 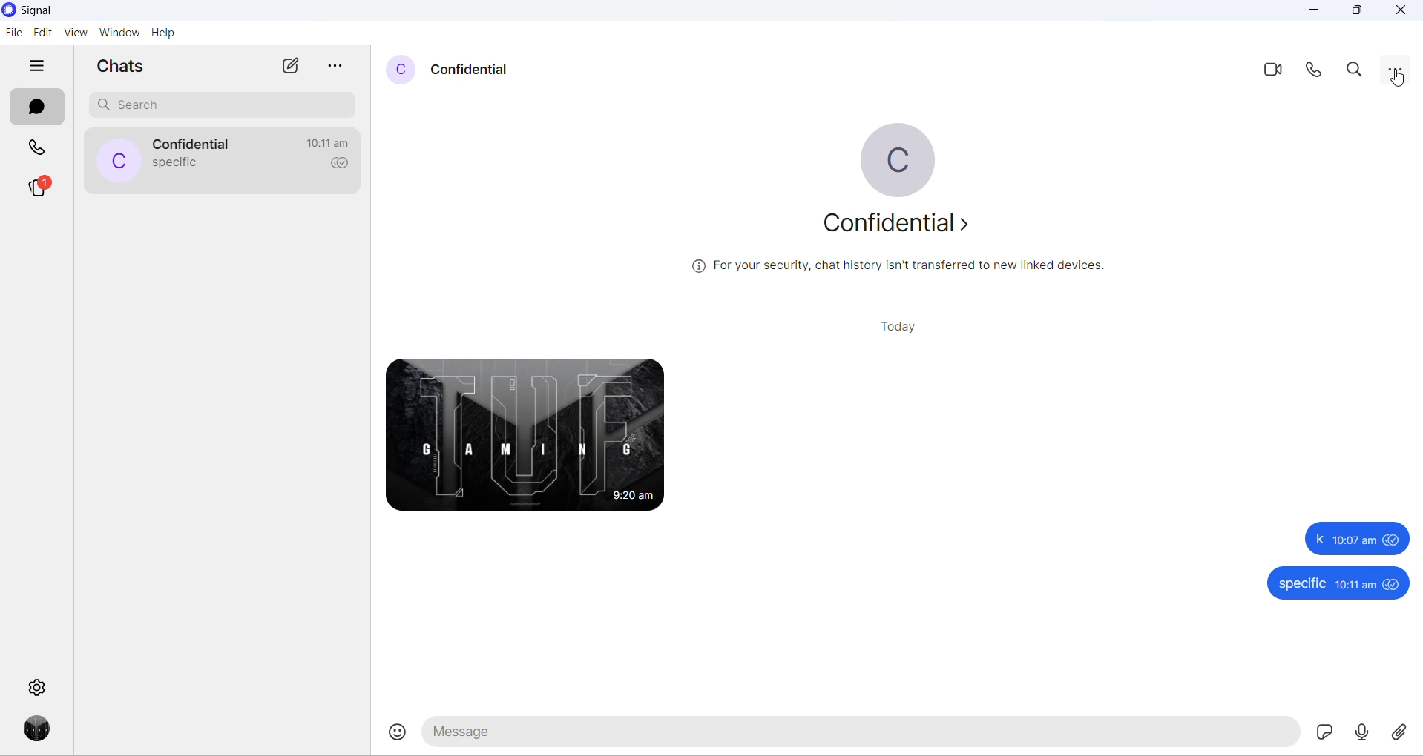 What do you see at coordinates (44, 11) in the screenshot?
I see `application name and logo` at bounding box center [44, 11].